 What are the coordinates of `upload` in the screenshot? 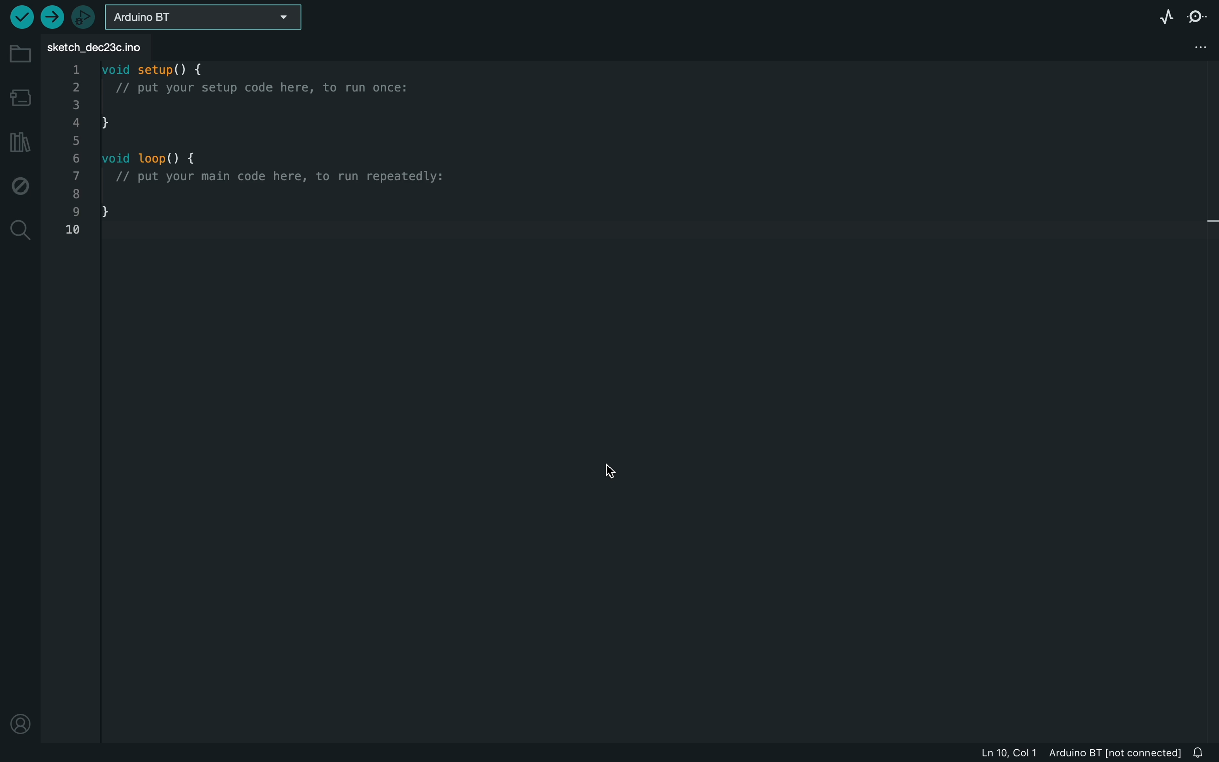 It's located at (52, 18).